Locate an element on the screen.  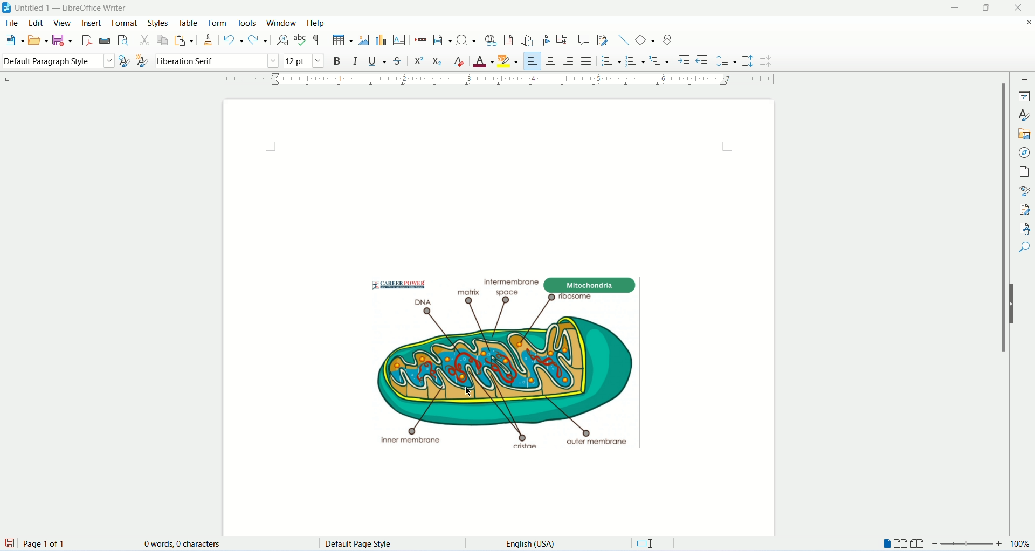
font color is located at coordinates (484, 62).